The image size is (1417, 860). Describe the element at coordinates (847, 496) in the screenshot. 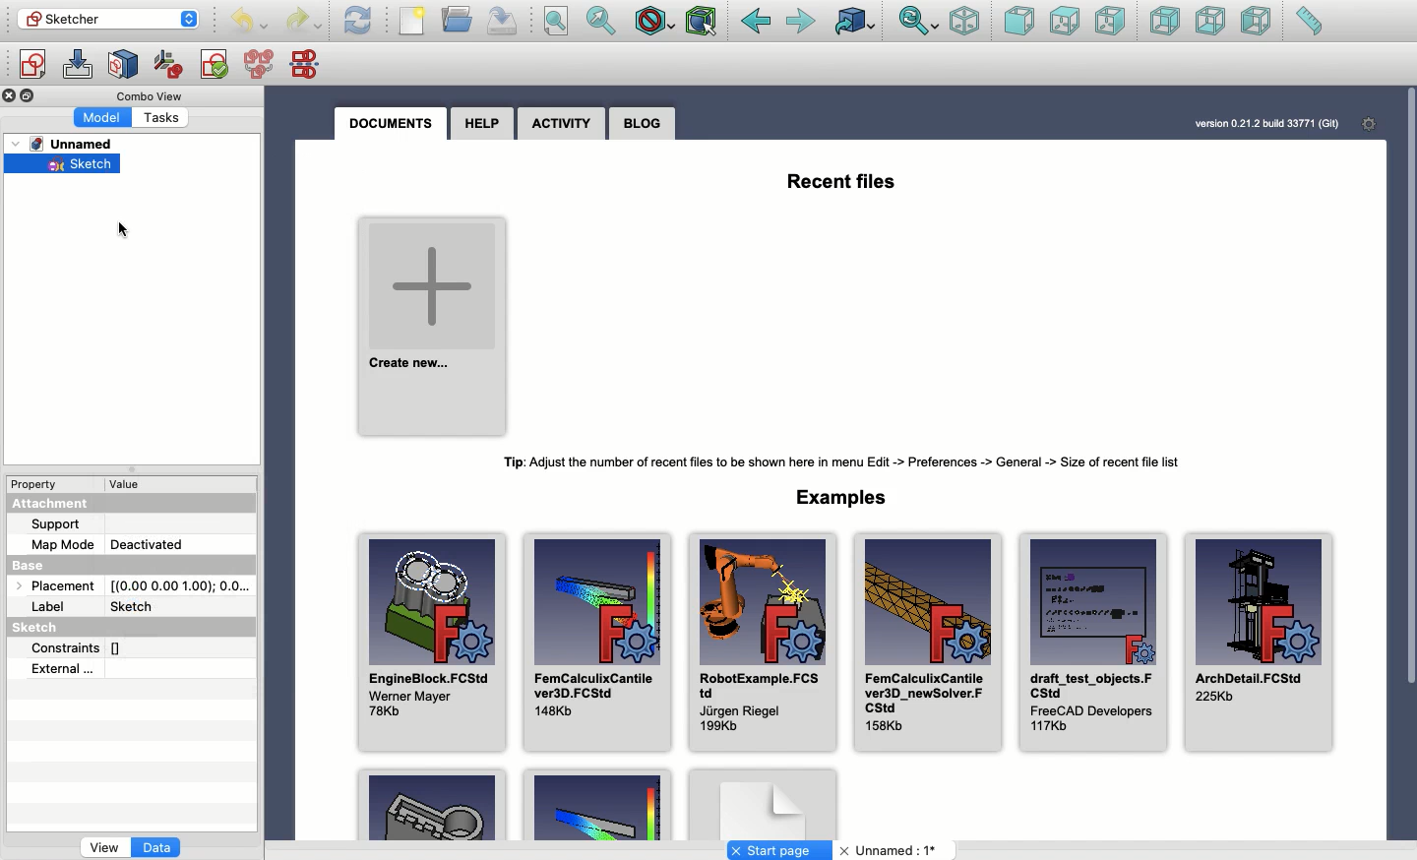

I see `Examples` at that location.